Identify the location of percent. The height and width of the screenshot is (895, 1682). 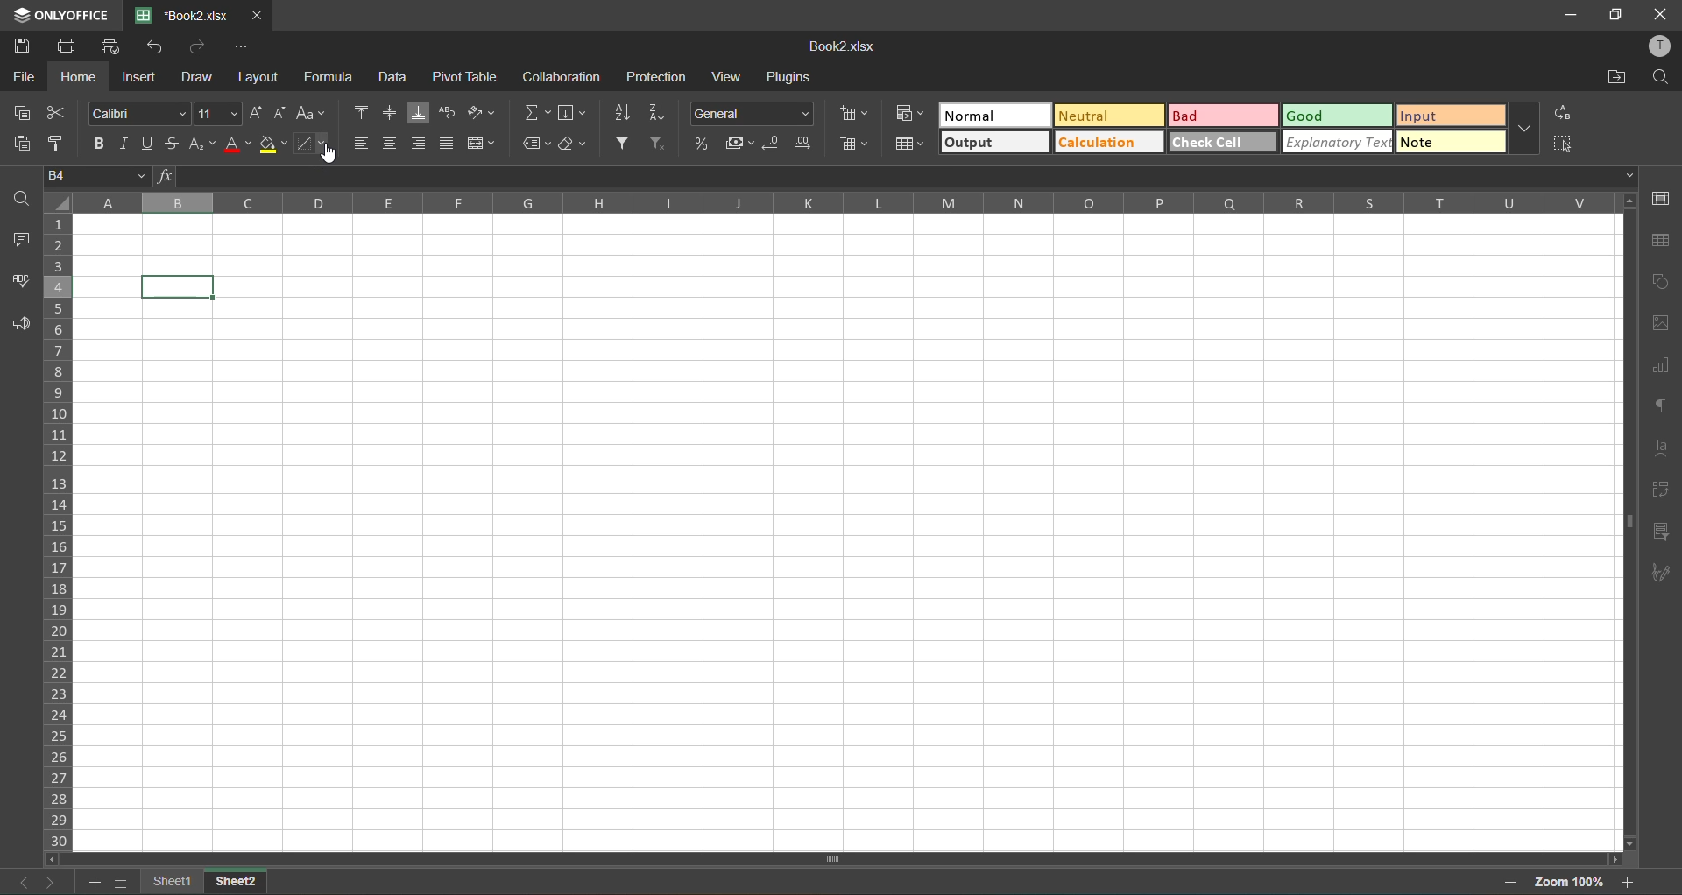
(700, 145).